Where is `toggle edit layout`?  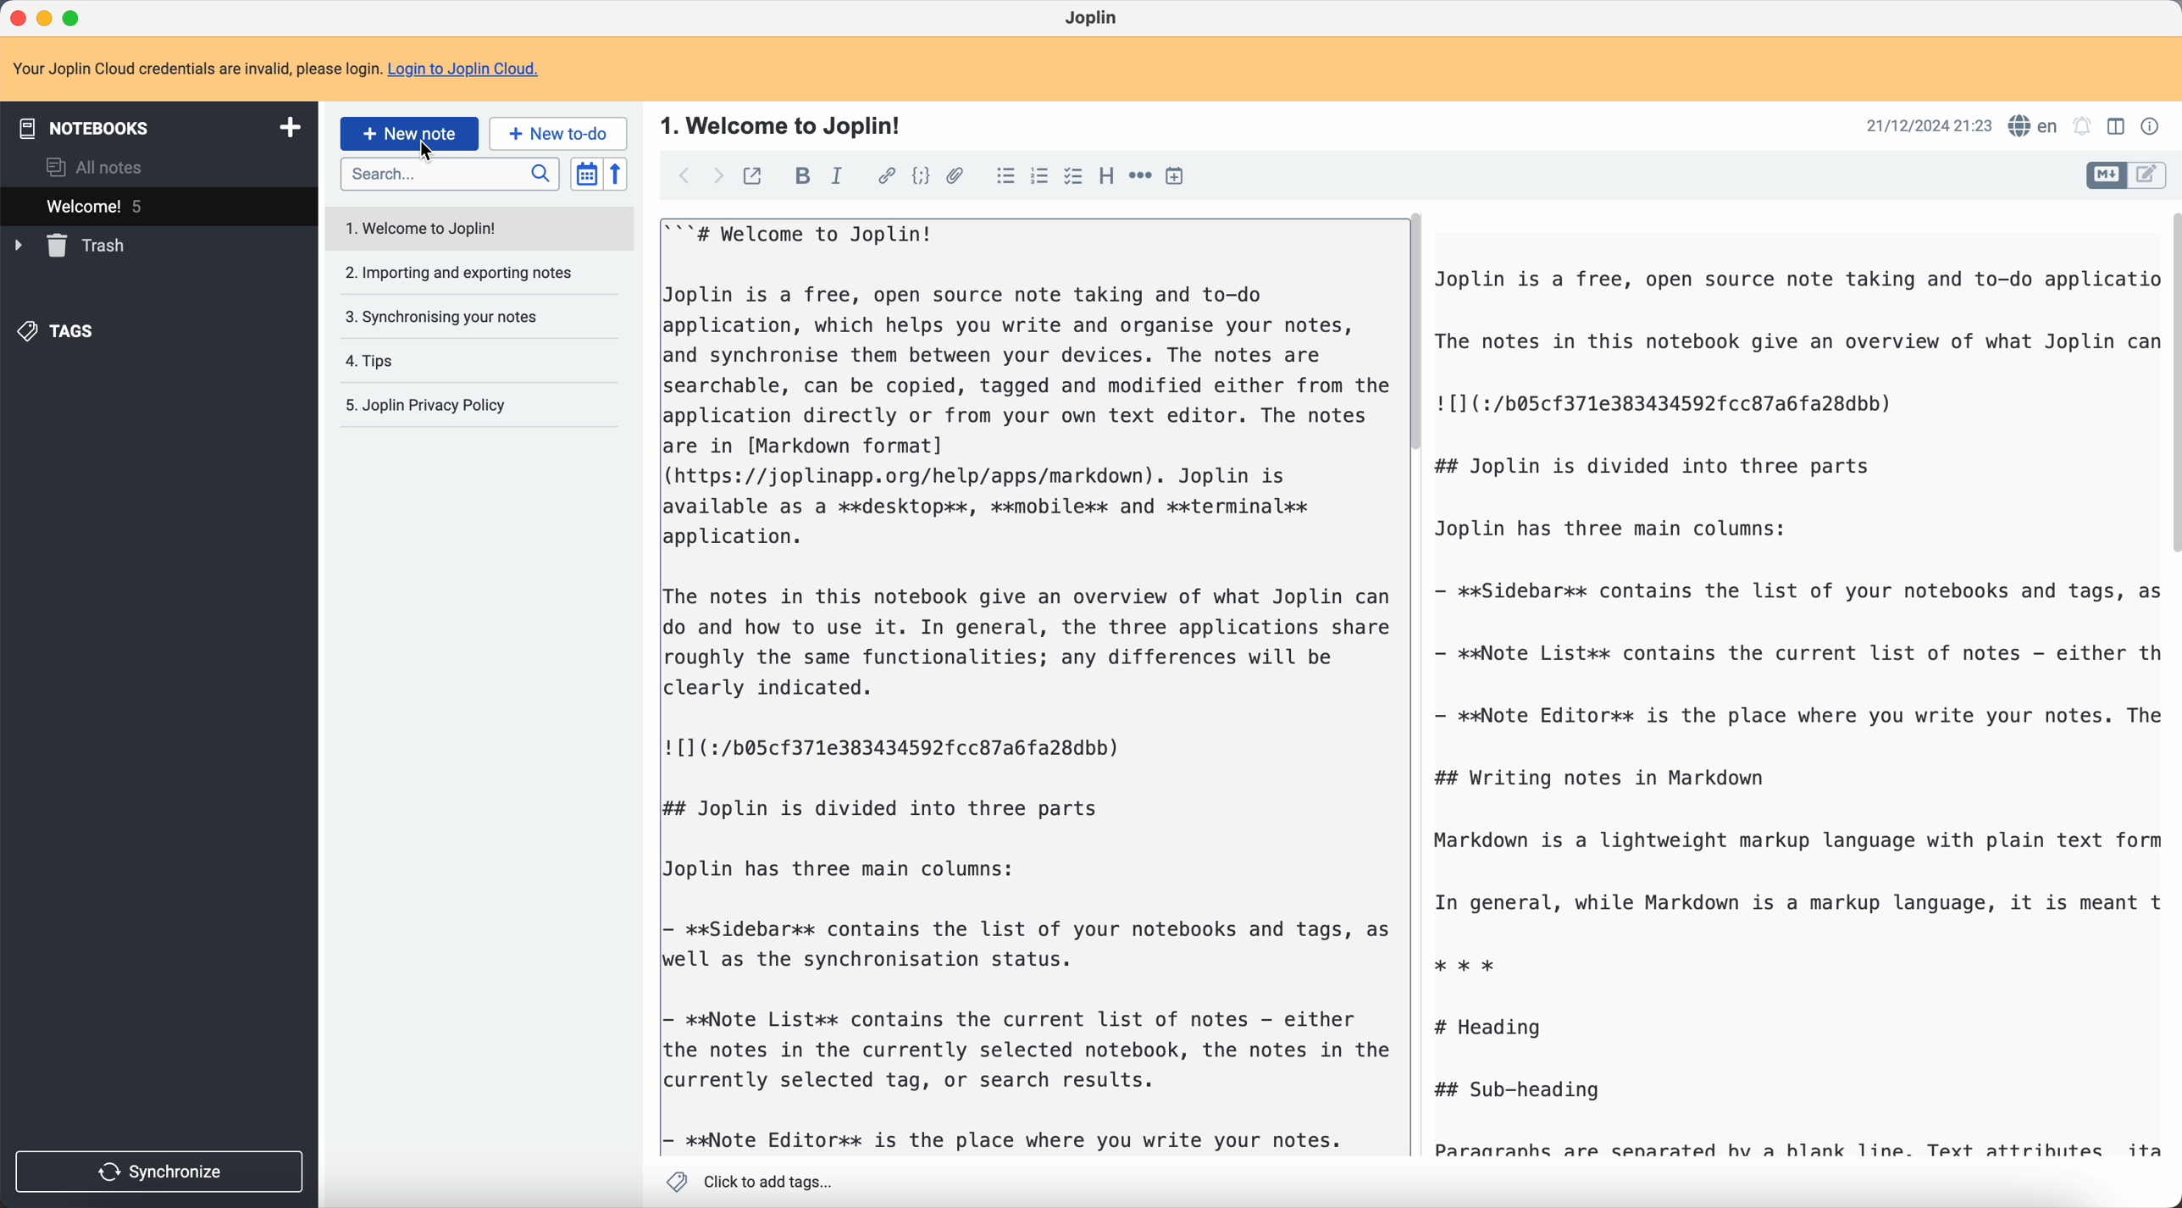 toggle edit layout is located at coordinates (2148, 176).